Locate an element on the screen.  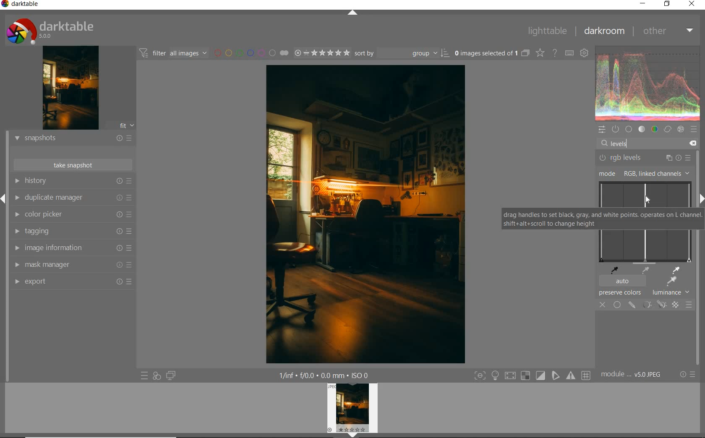
take snapshot is located at coordinates (74, 164).